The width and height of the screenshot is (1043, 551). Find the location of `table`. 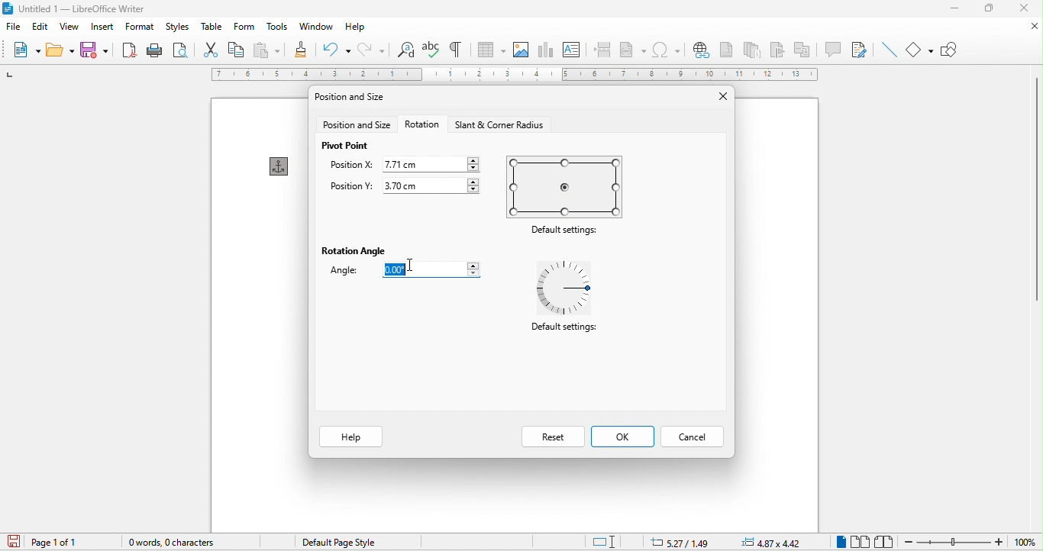

table is located at coordinates (491, 50).